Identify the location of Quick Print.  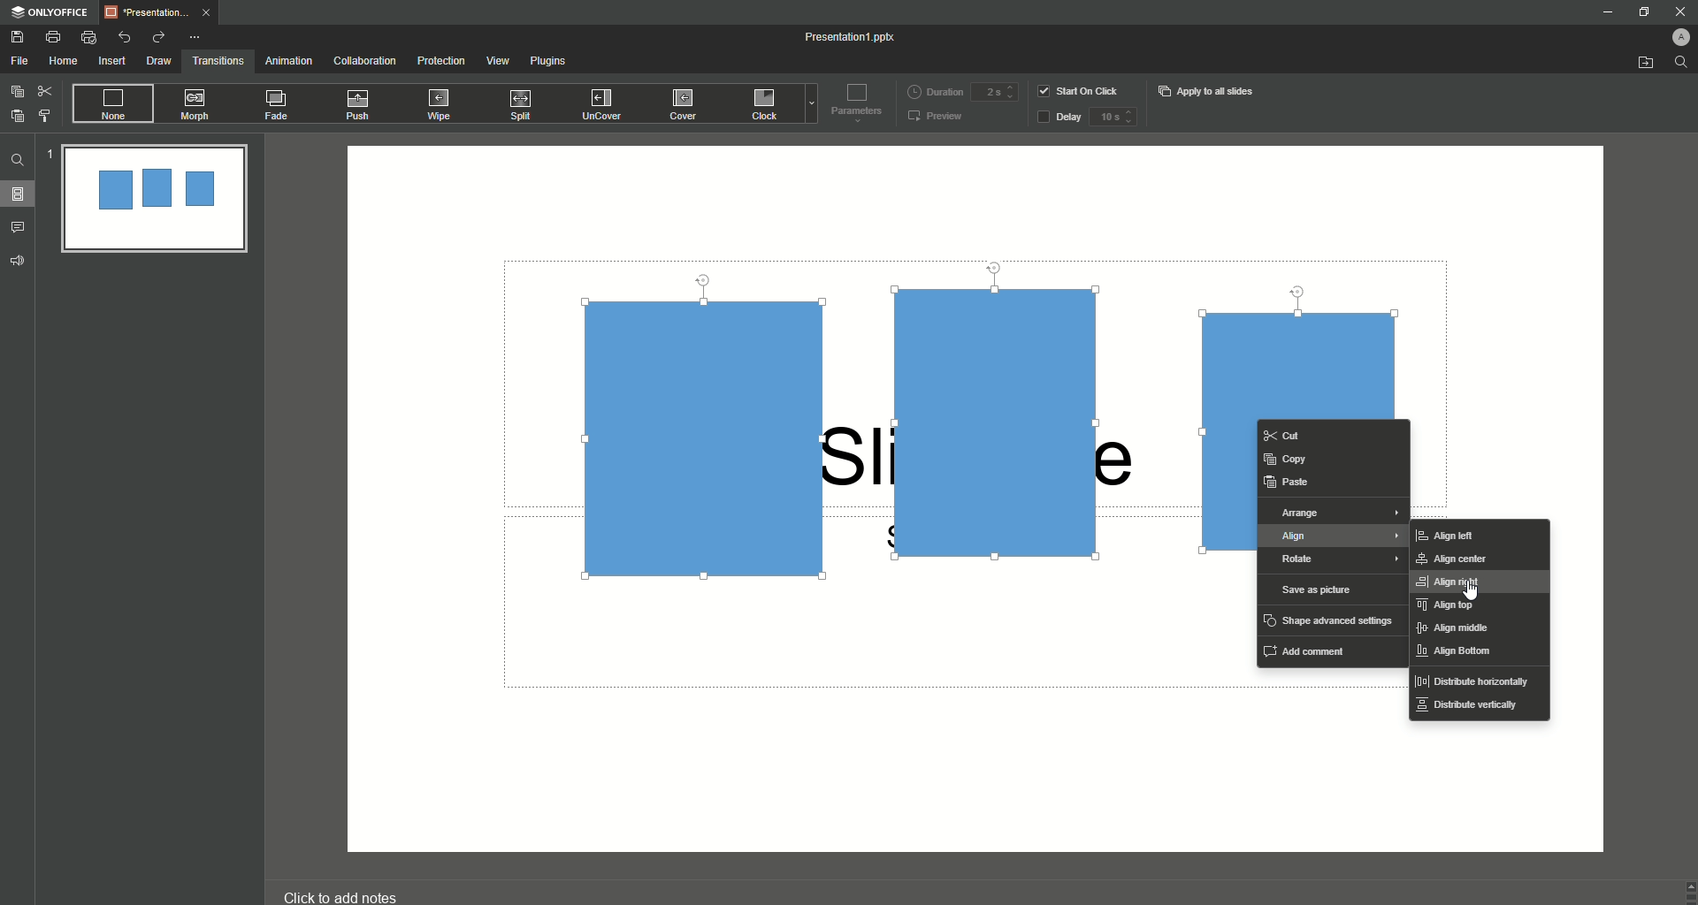
(89, 38).